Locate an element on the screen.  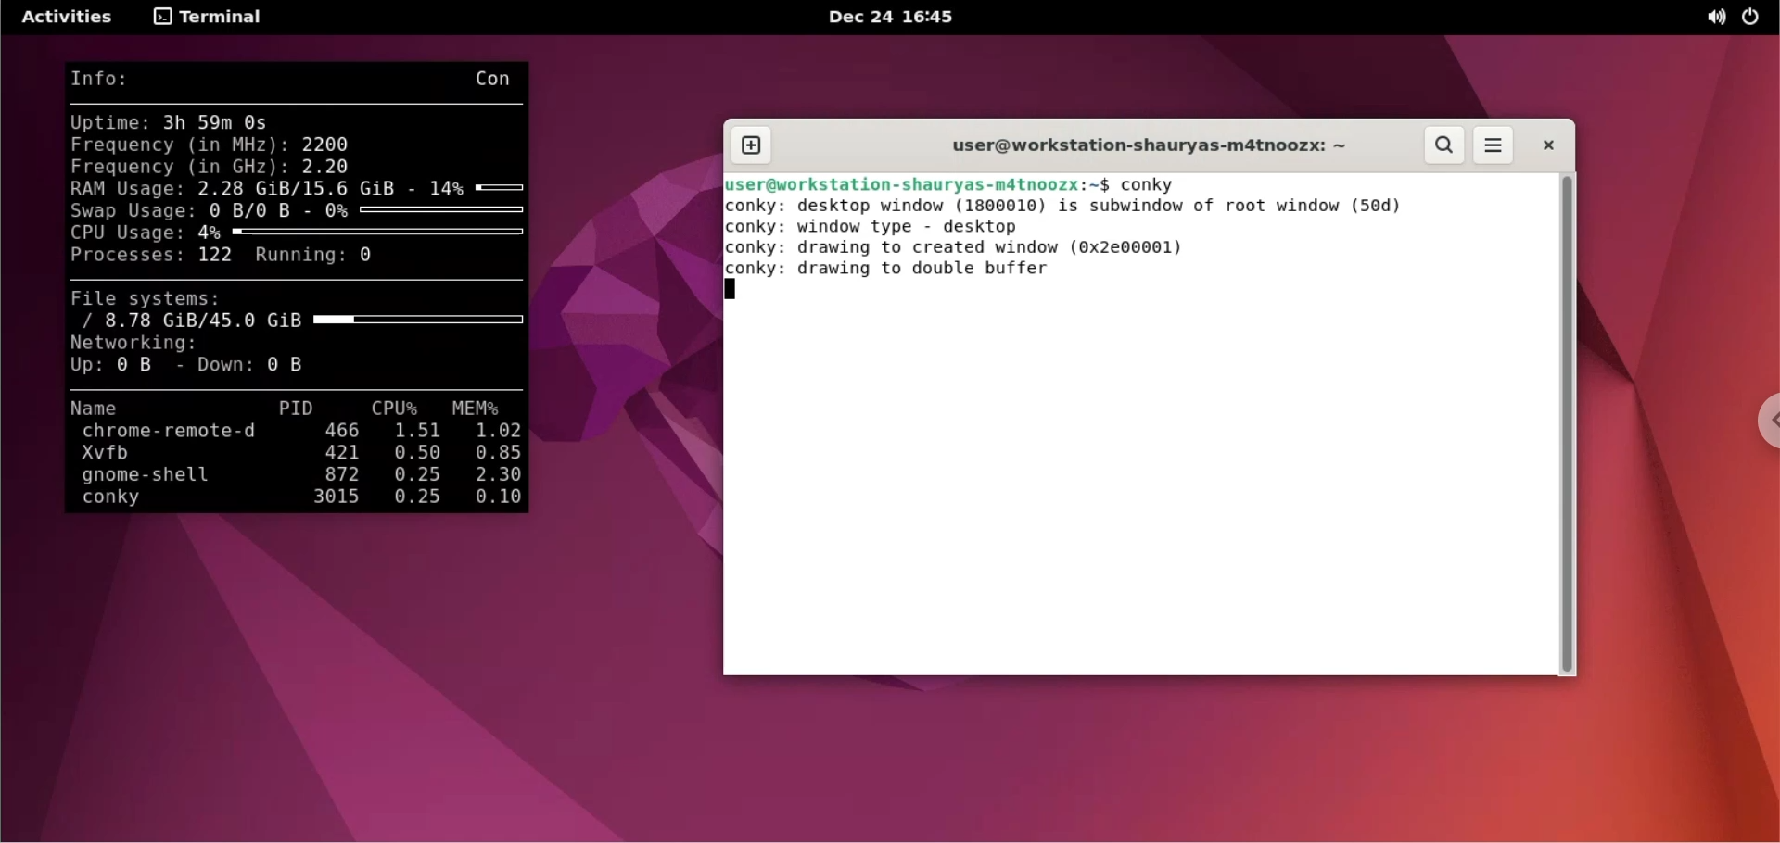
swap usage: is located at coordinates (131, 213).